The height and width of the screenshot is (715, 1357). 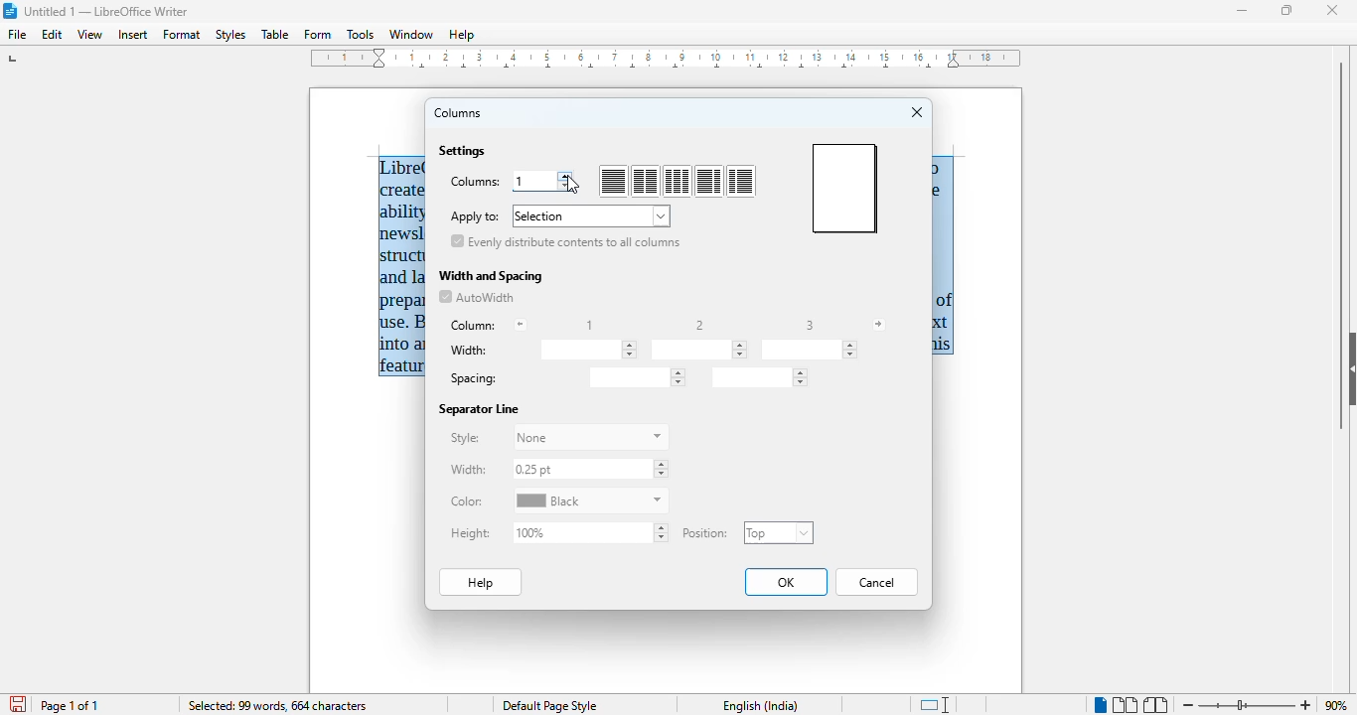 What do you see at coordinates (779, 532) in the screenshot?
I see `top` at bounding box center [779, 532].